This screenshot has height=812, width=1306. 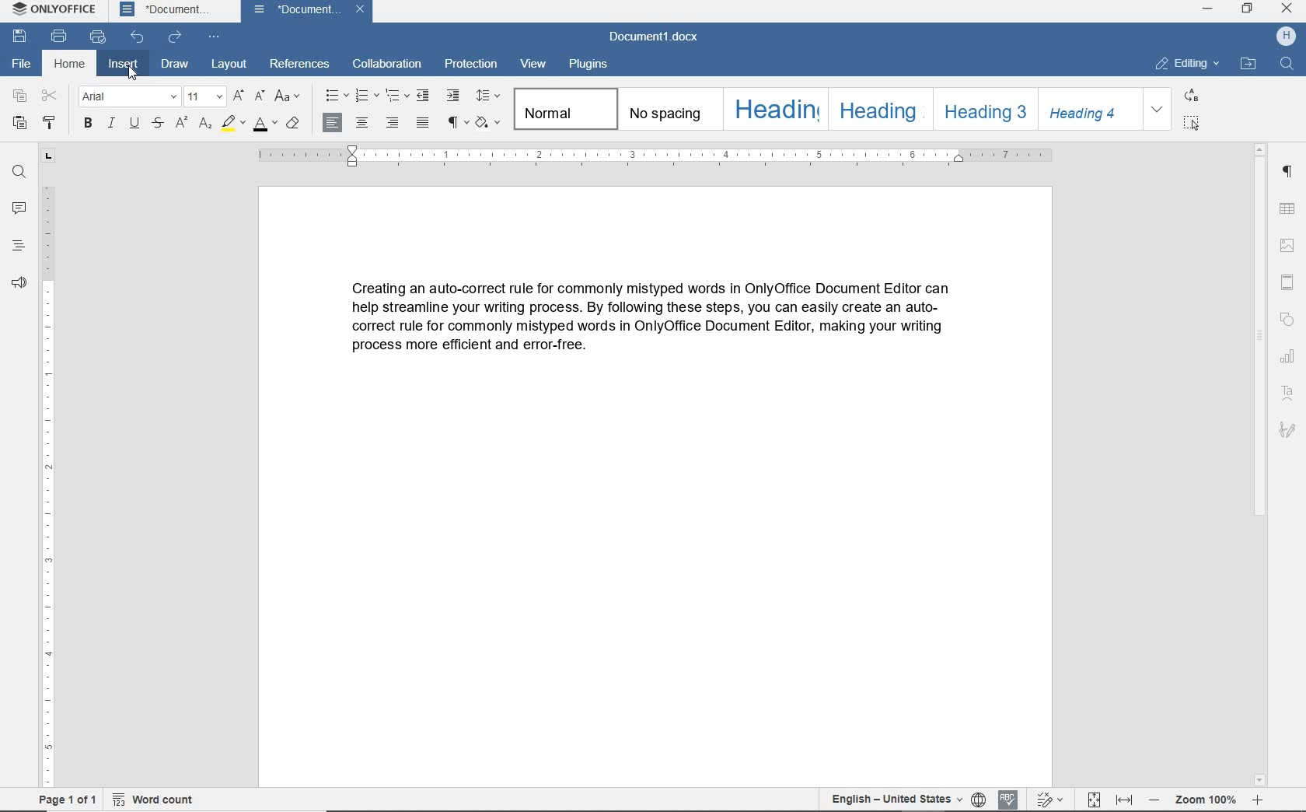 What do you see at coordinates (1124, 800) in the screenshot?
I see `fit to width` at bounding box center [1124, 800].